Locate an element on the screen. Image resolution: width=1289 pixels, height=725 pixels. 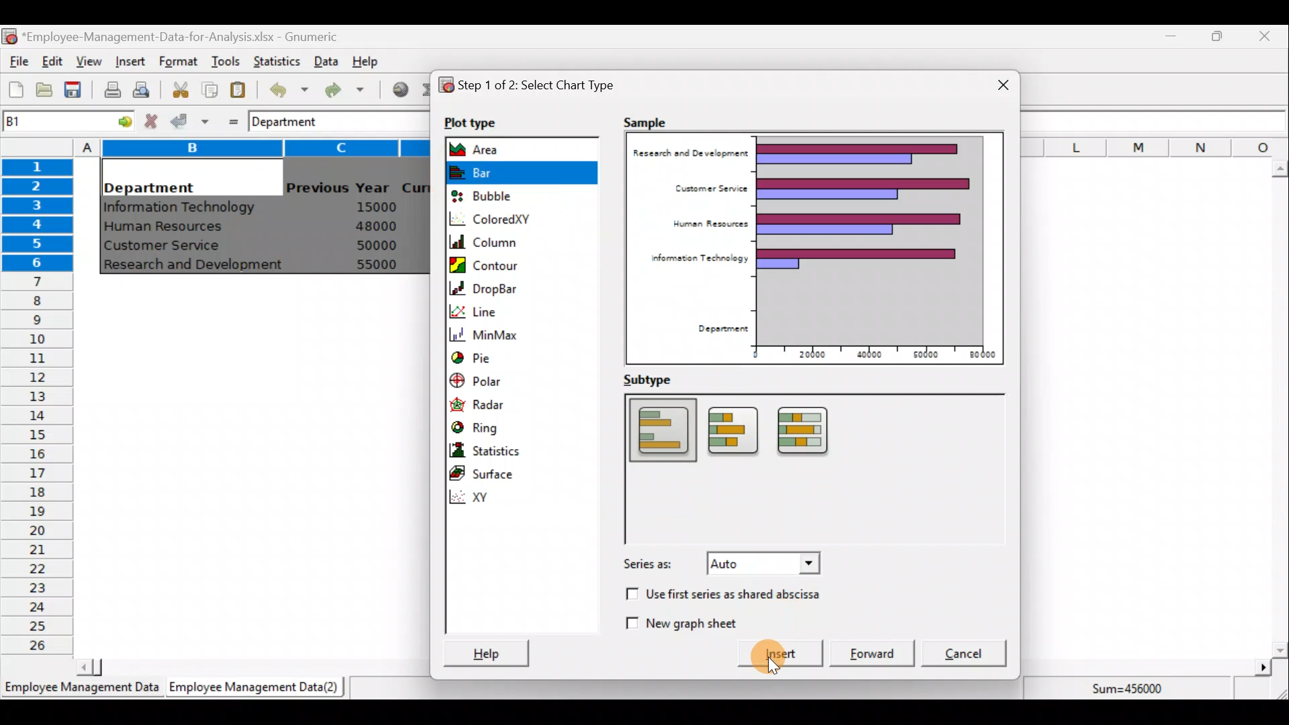
Information Technology is located at coordinates (698, 258).